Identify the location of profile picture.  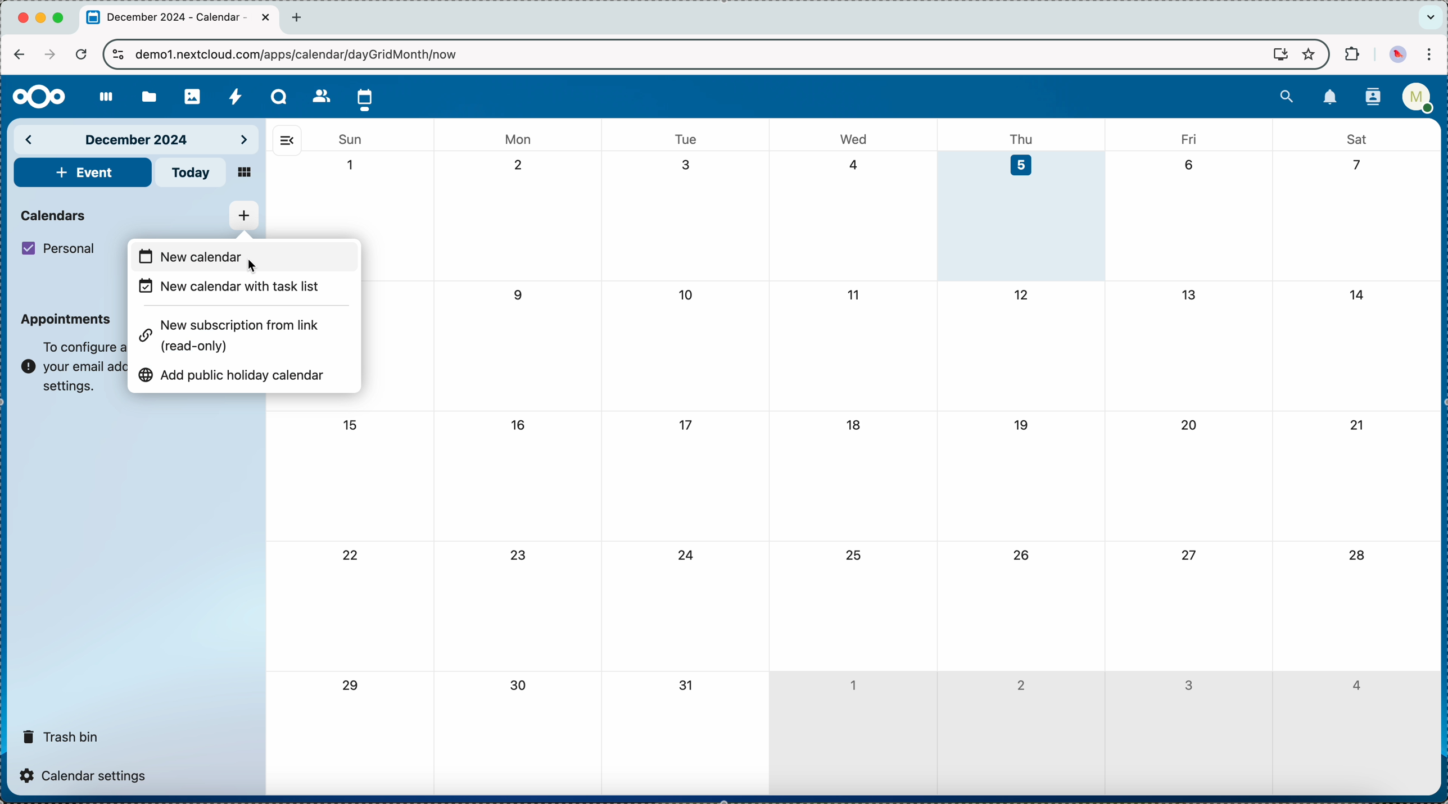
(1397, 54).